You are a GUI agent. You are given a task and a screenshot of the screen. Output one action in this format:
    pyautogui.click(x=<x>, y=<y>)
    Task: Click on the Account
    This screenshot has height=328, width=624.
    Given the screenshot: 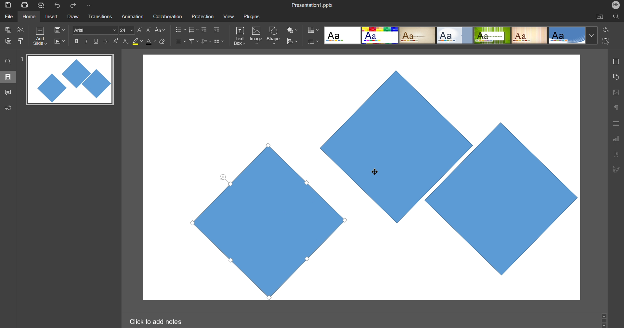 What is the action you would take?
    pyautogui.click(x=616, y=5)
    